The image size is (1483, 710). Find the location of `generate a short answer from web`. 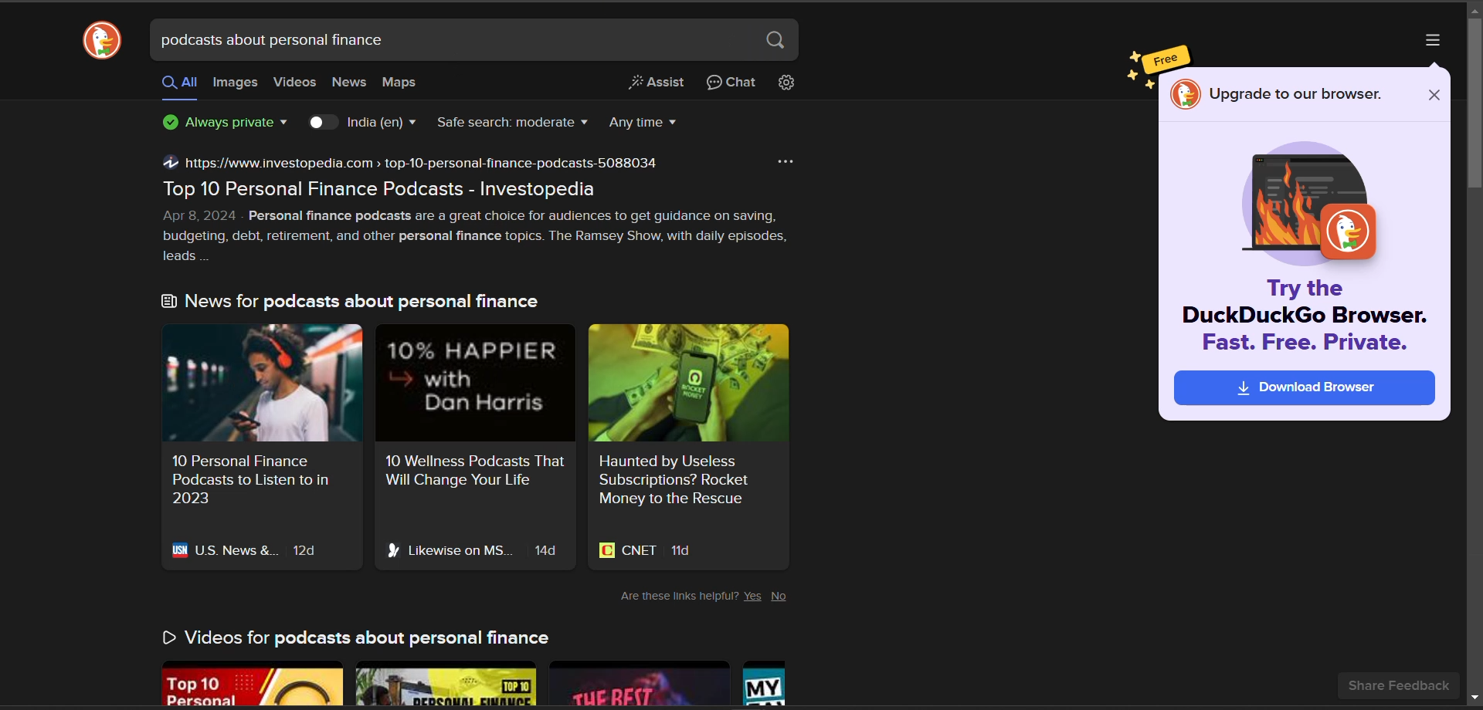

generate a short answer from web is located at coordinates (661, 83).